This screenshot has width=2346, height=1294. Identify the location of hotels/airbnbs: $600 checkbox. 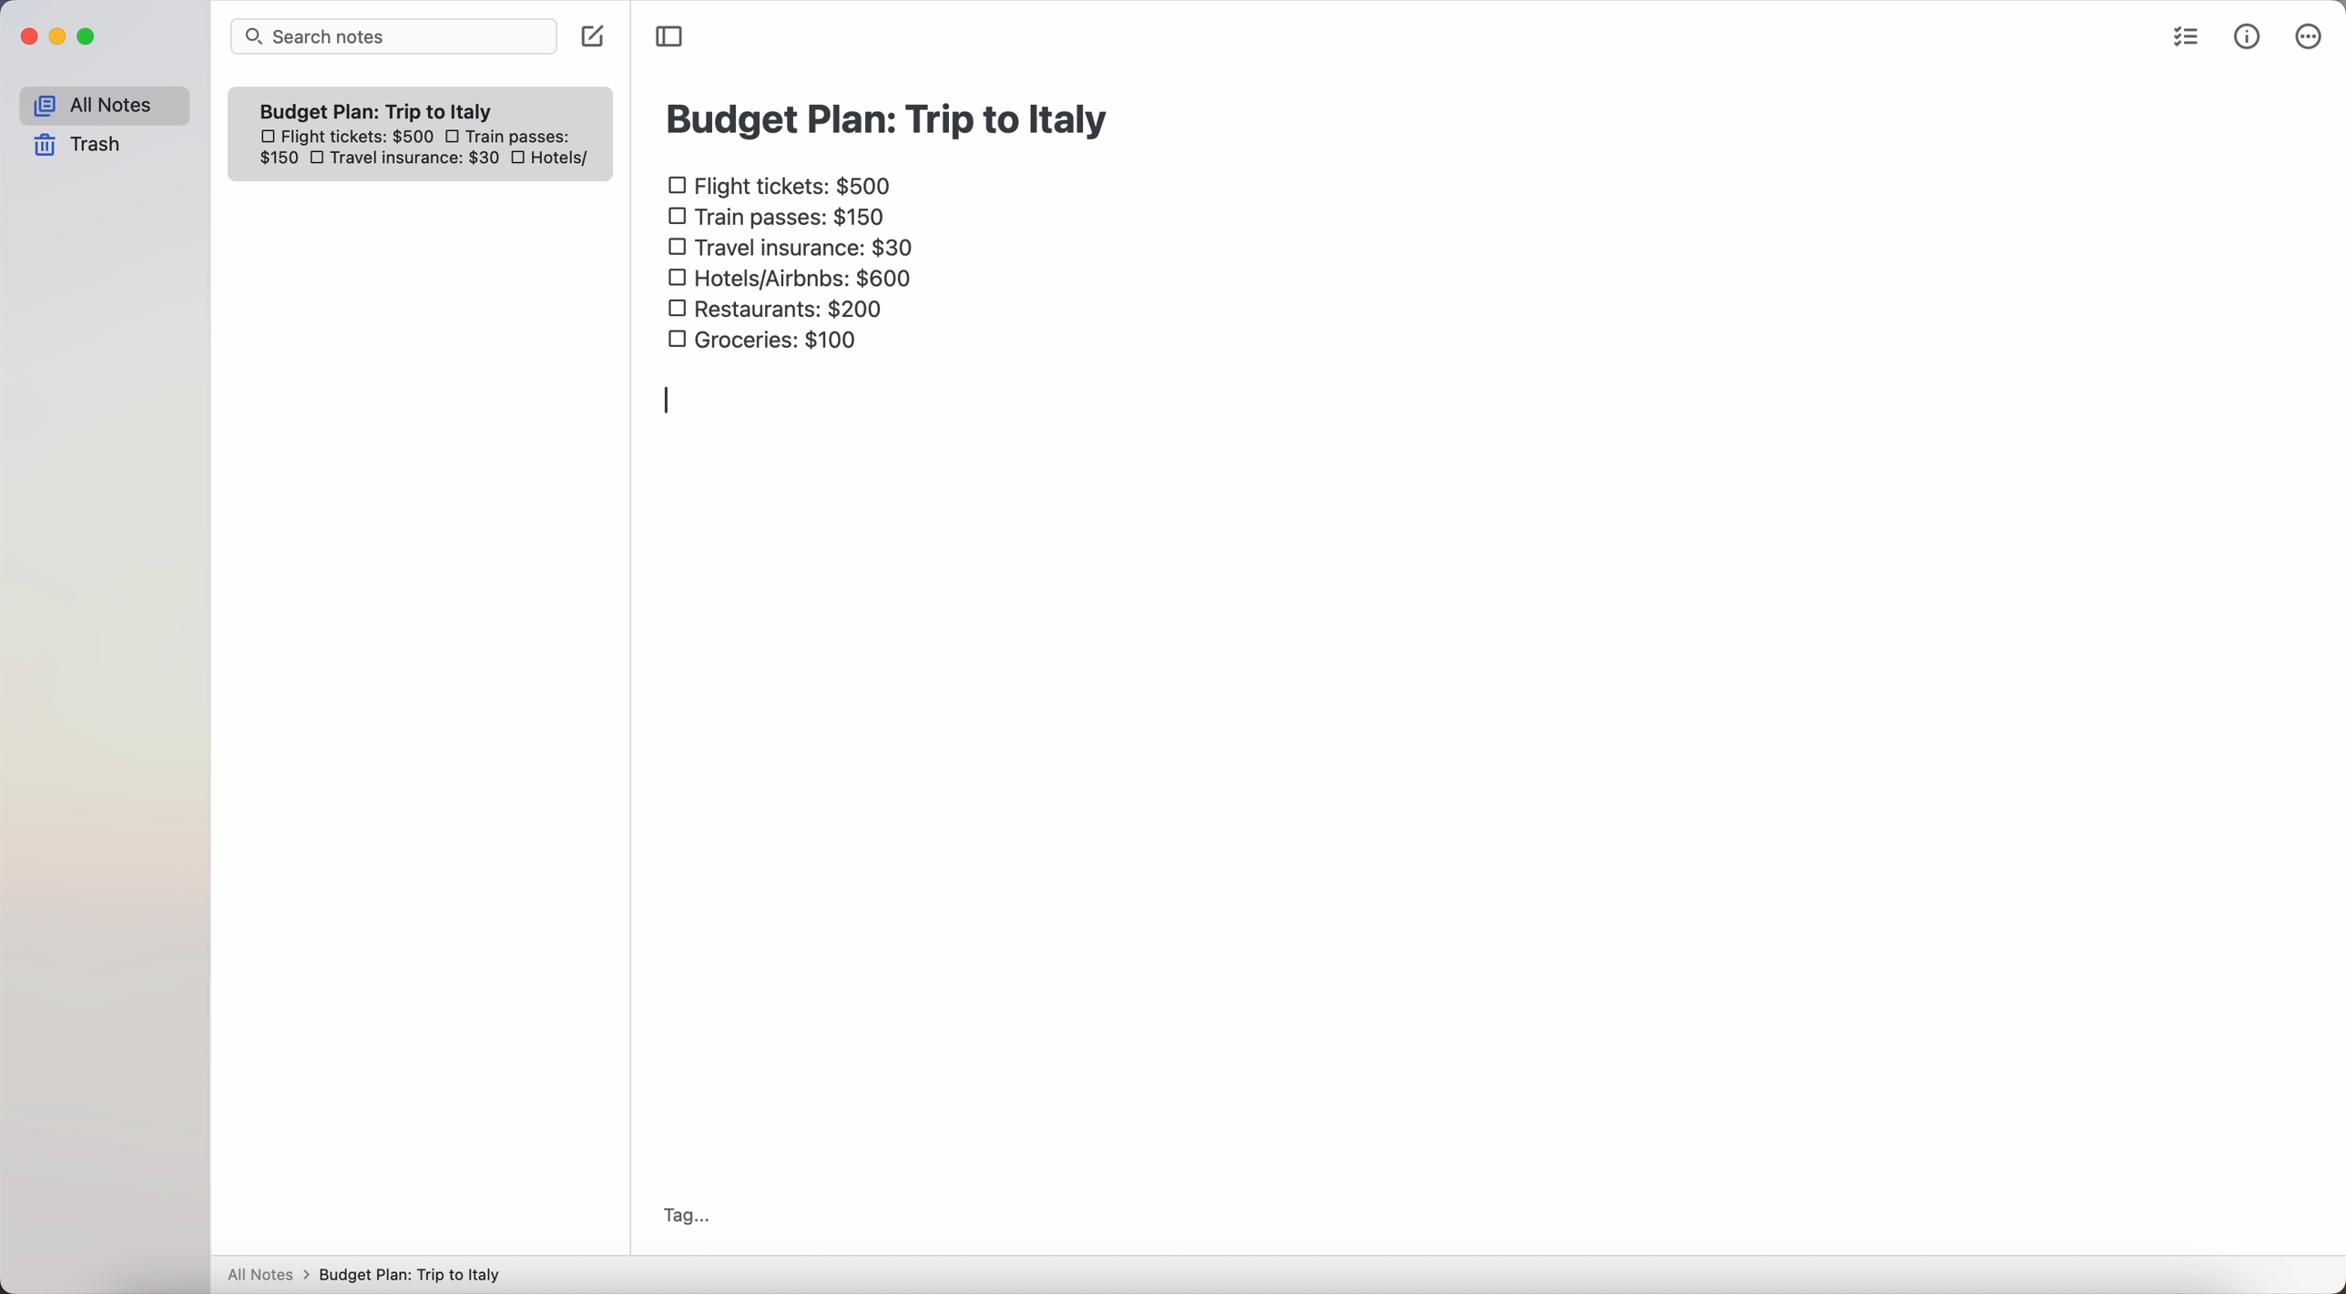
(798, 274).